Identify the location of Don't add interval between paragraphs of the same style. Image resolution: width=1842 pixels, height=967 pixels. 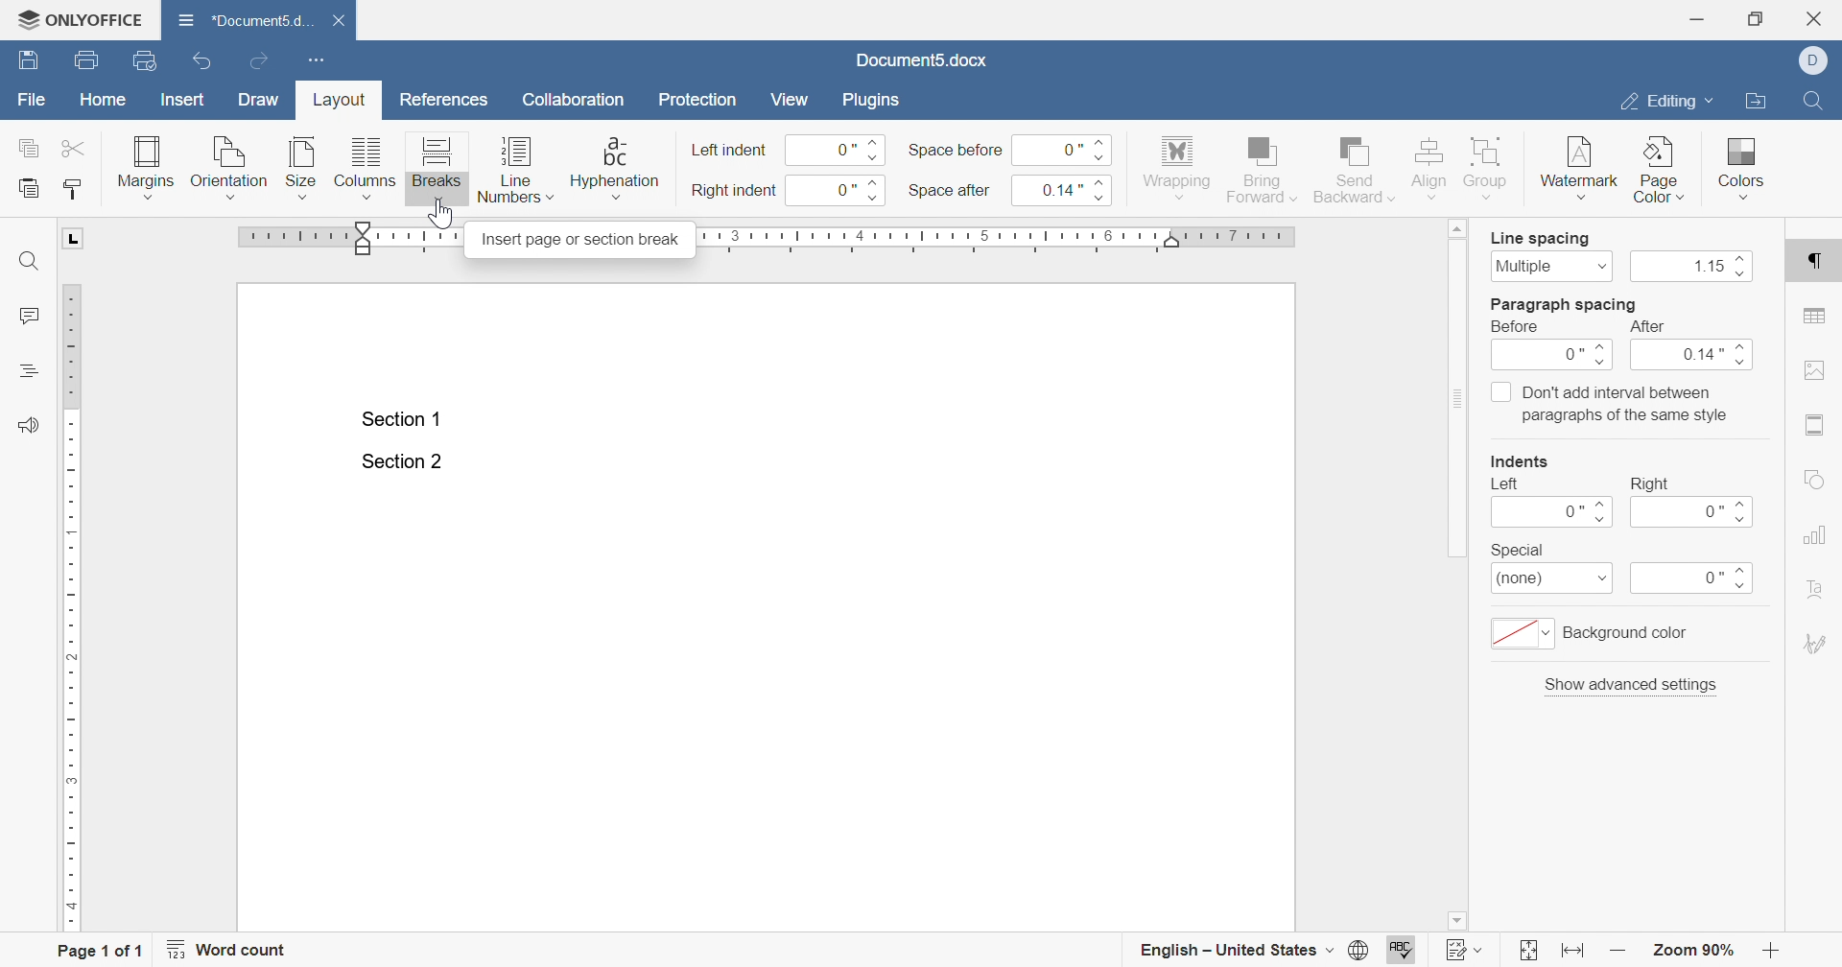
(1610, 403).